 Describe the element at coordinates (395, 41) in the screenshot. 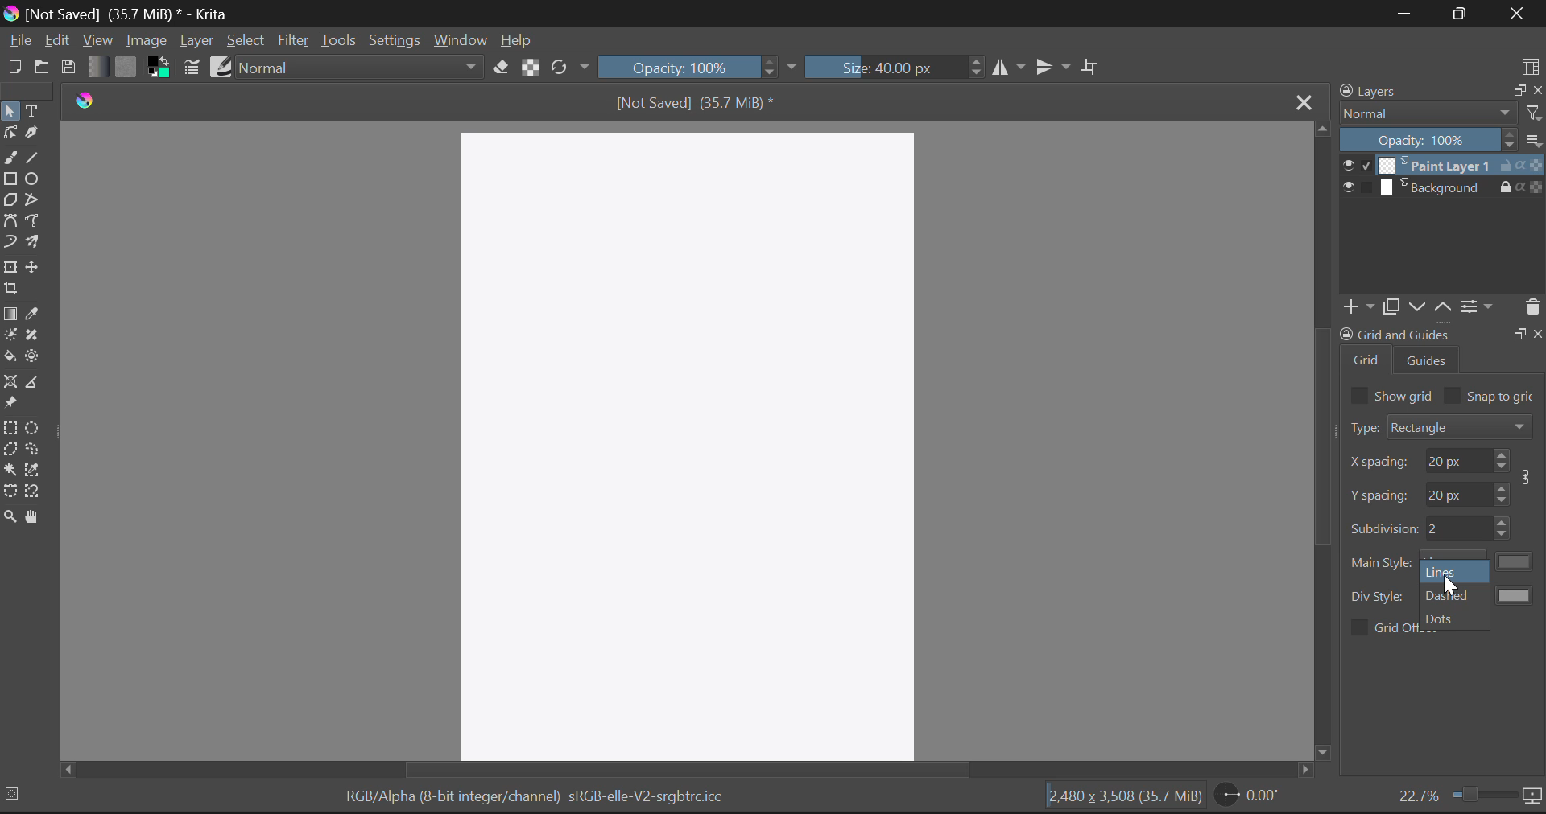

I see `Settings` at that location.